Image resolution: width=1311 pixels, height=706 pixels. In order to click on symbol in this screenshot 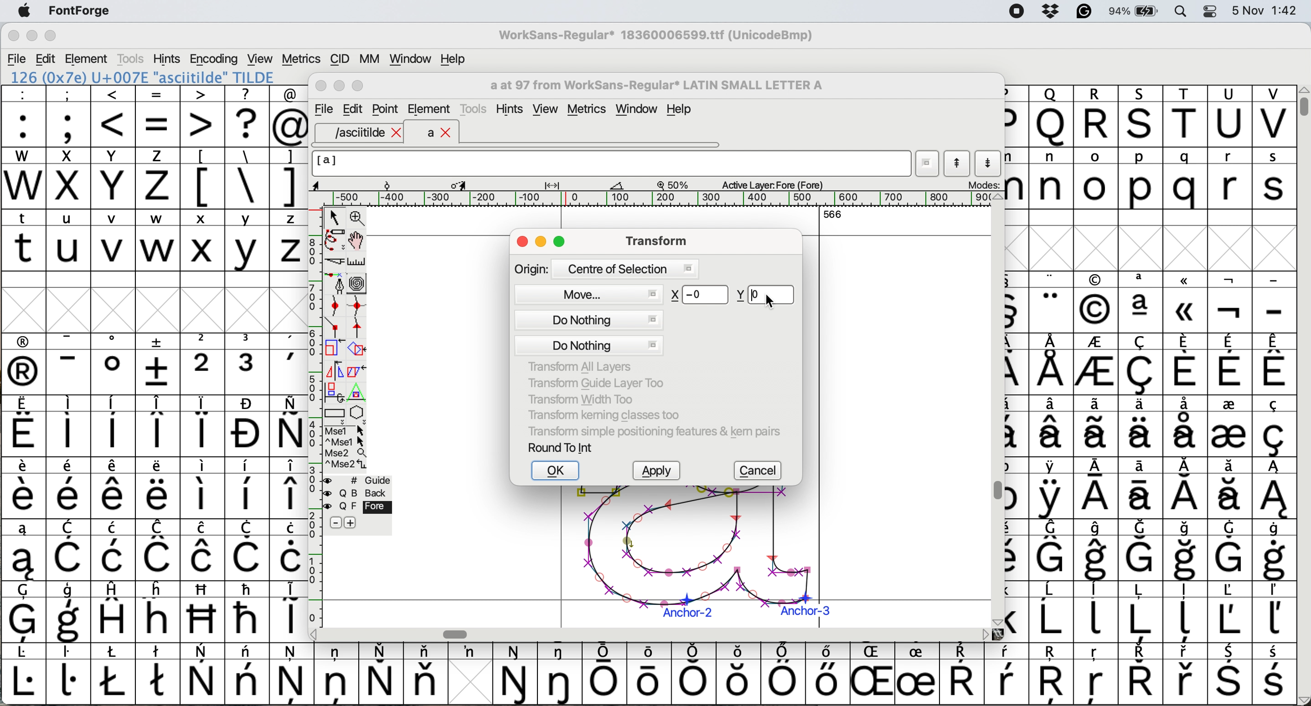, I will do `click(652, 672)`.